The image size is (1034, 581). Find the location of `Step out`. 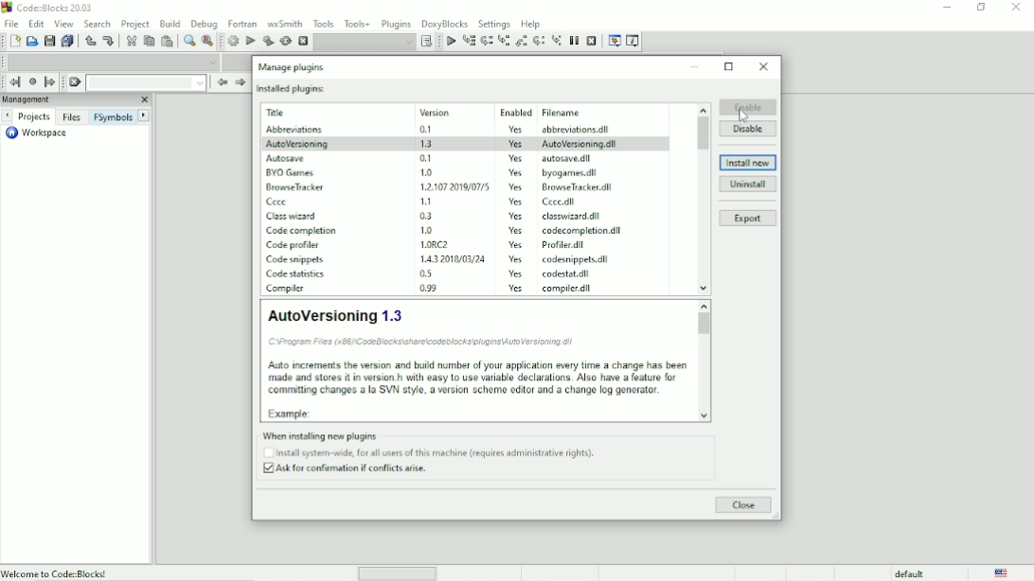

Step out is located at coordinates (520, 42).